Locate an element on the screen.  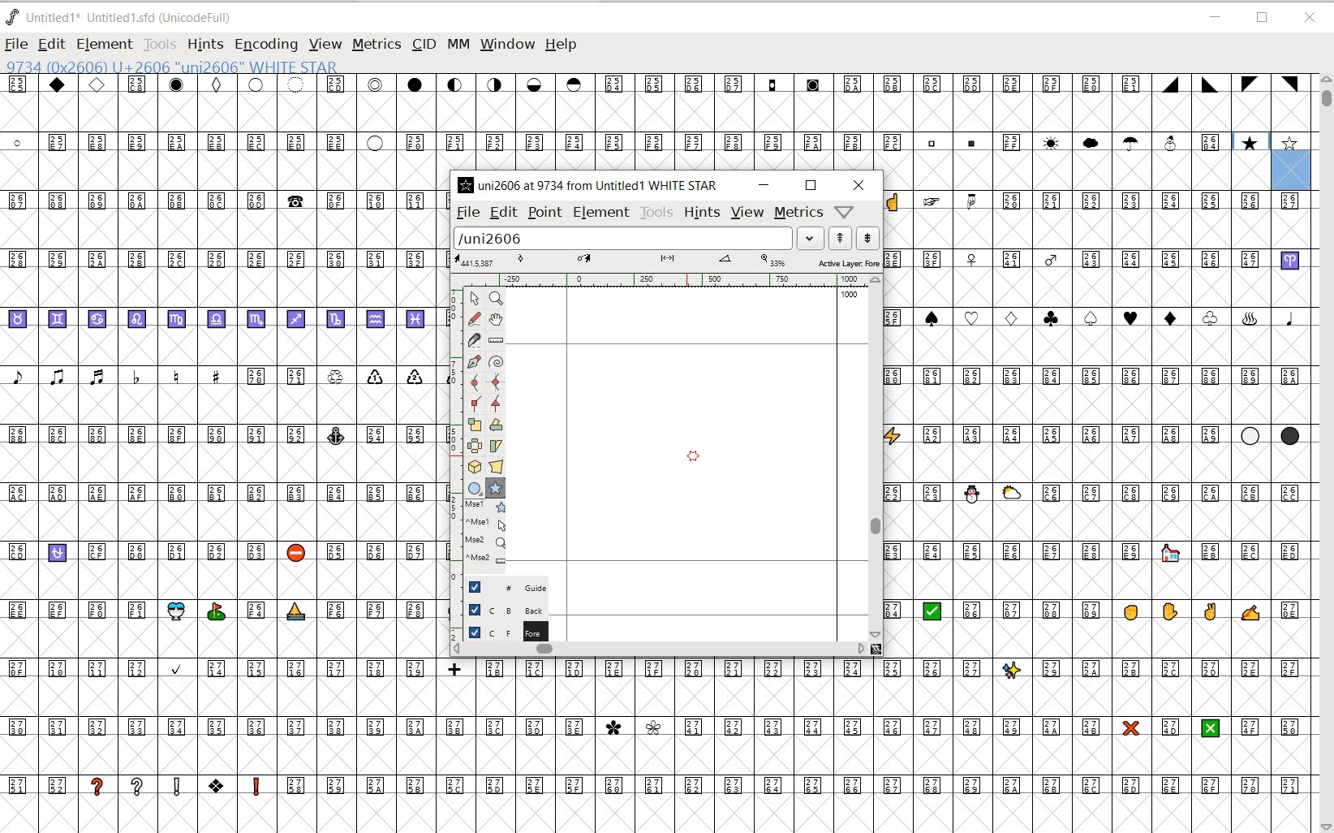
ADD A CURVE POINT is located at coordinates (477, 382).